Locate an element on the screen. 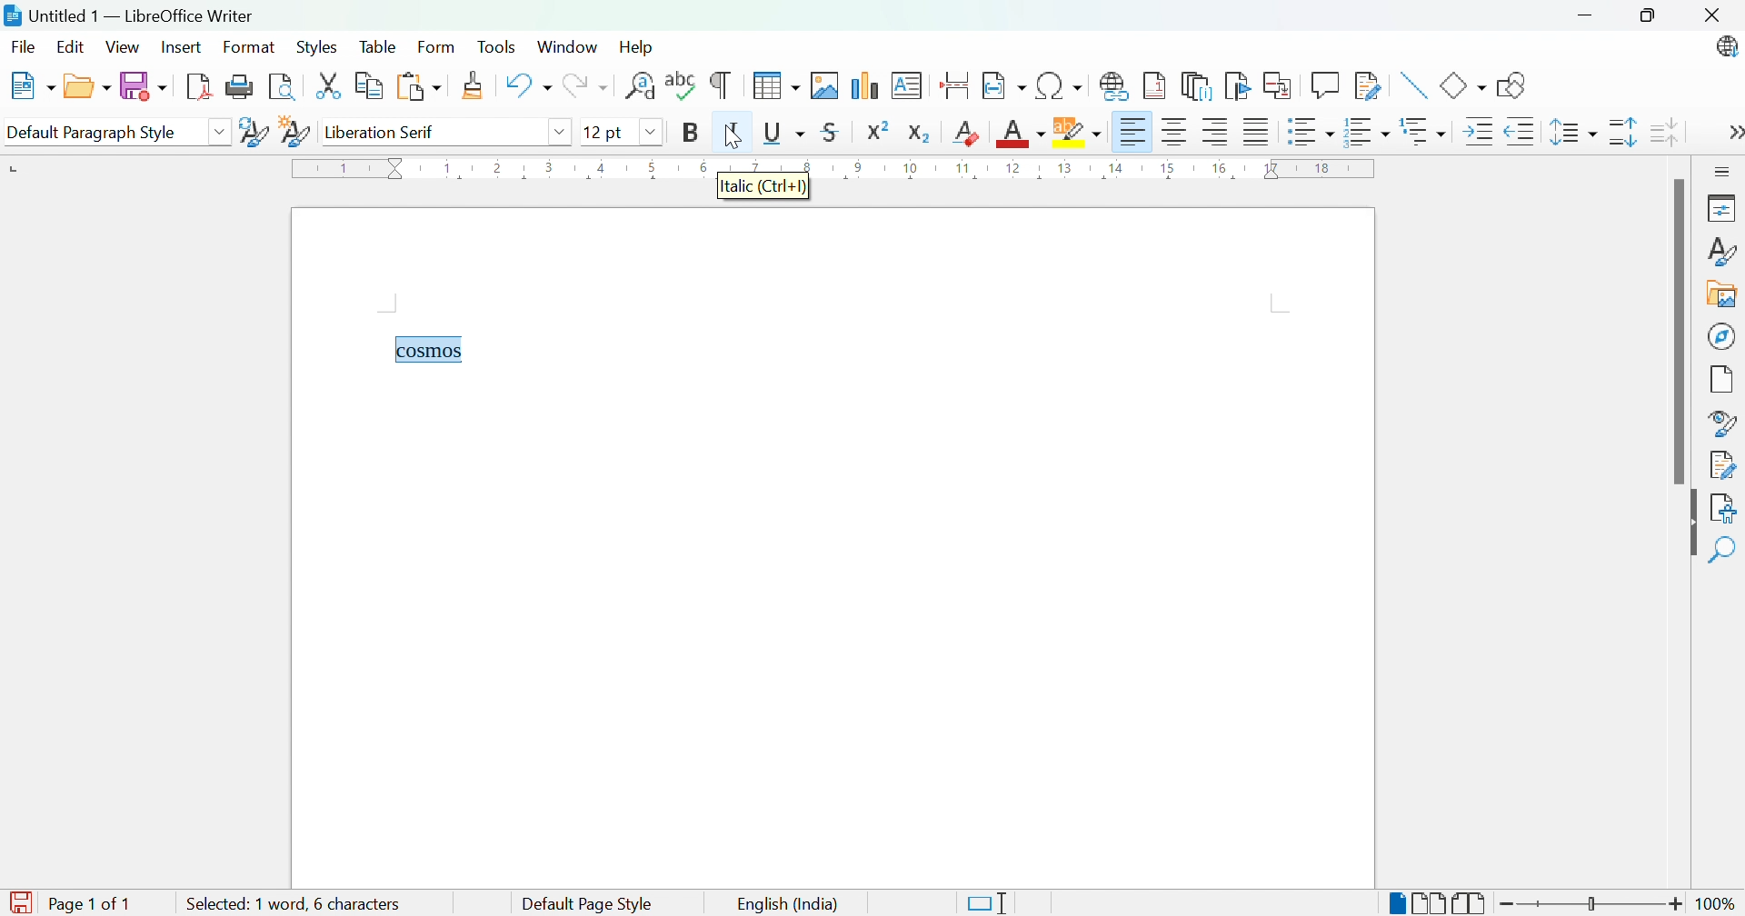 Image resolution: width=1745 pixels, height=916 pixels. Standard selection. Click to change selection mode. is located at coordinates (988, 903).